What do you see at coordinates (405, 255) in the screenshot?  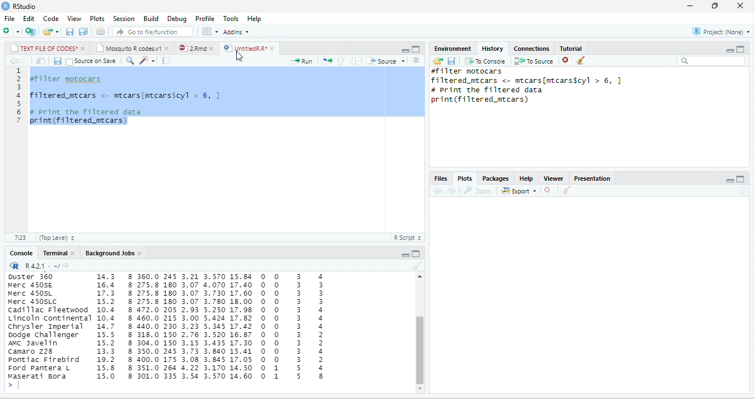 I see `minimize` at bounding box center [405, 255].